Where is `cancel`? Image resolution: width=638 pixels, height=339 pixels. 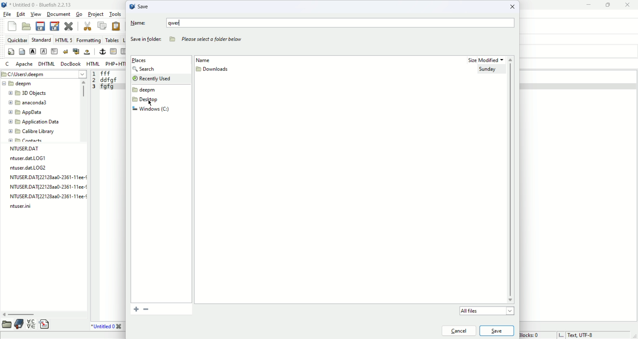 cancel is located at coordinates (458, 330).